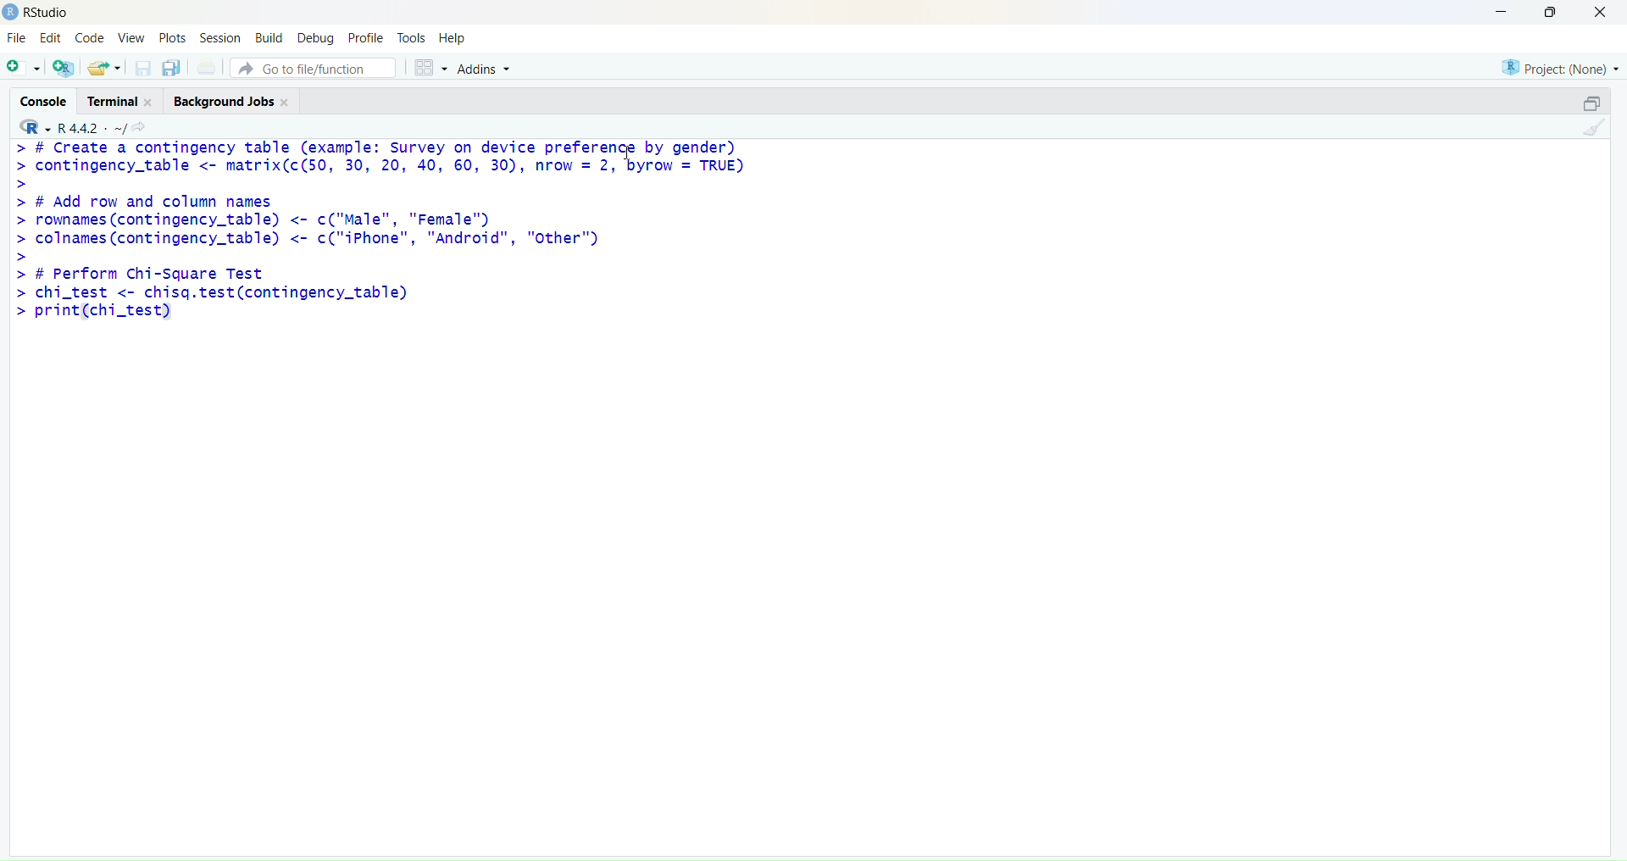 The image size is (1627, 861). Describe the element at coordinates (45, 102) in the screenshot. I see `console` at that location.